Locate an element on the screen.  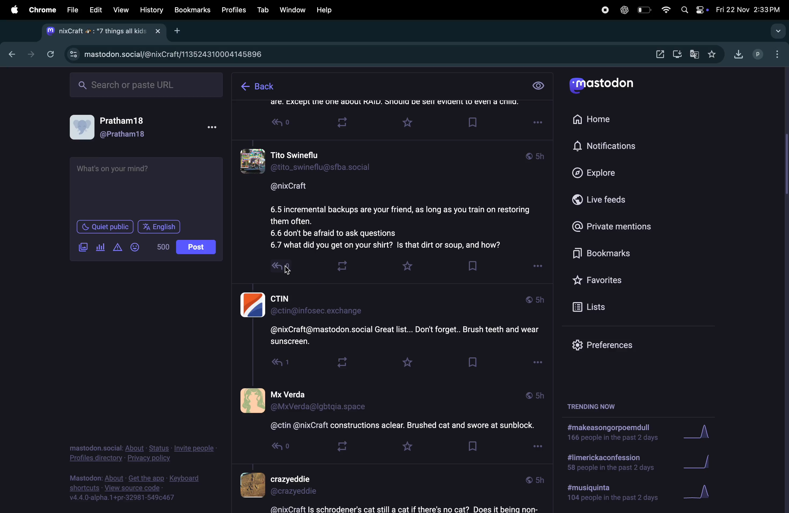
Bookmark is located at coordinates (475, 364).